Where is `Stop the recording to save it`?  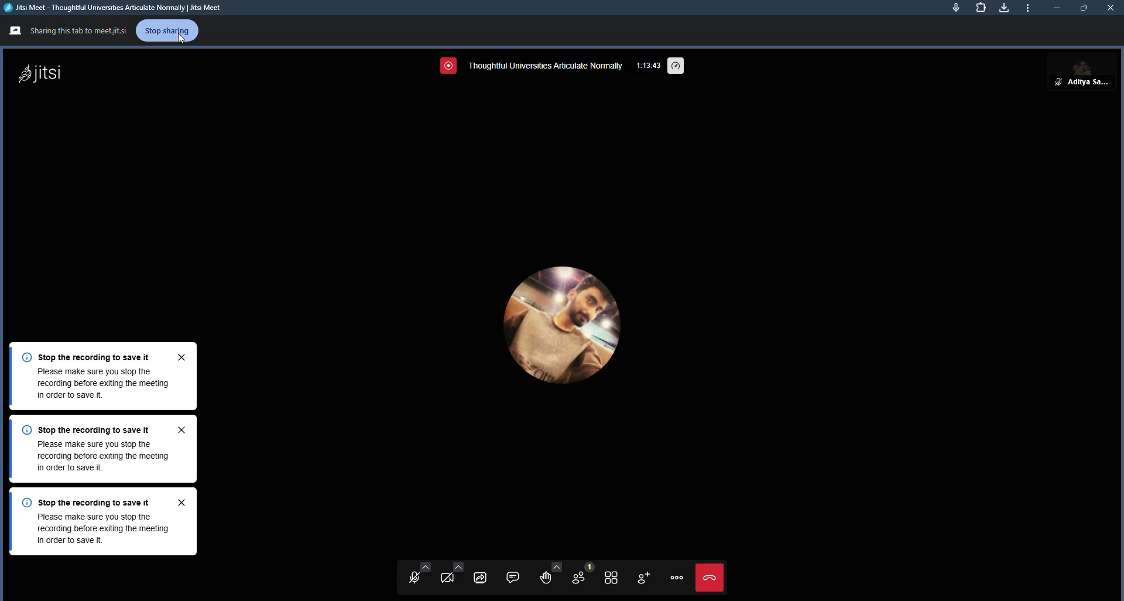
Stop the recording to save it is located at coordinates (95, 354).